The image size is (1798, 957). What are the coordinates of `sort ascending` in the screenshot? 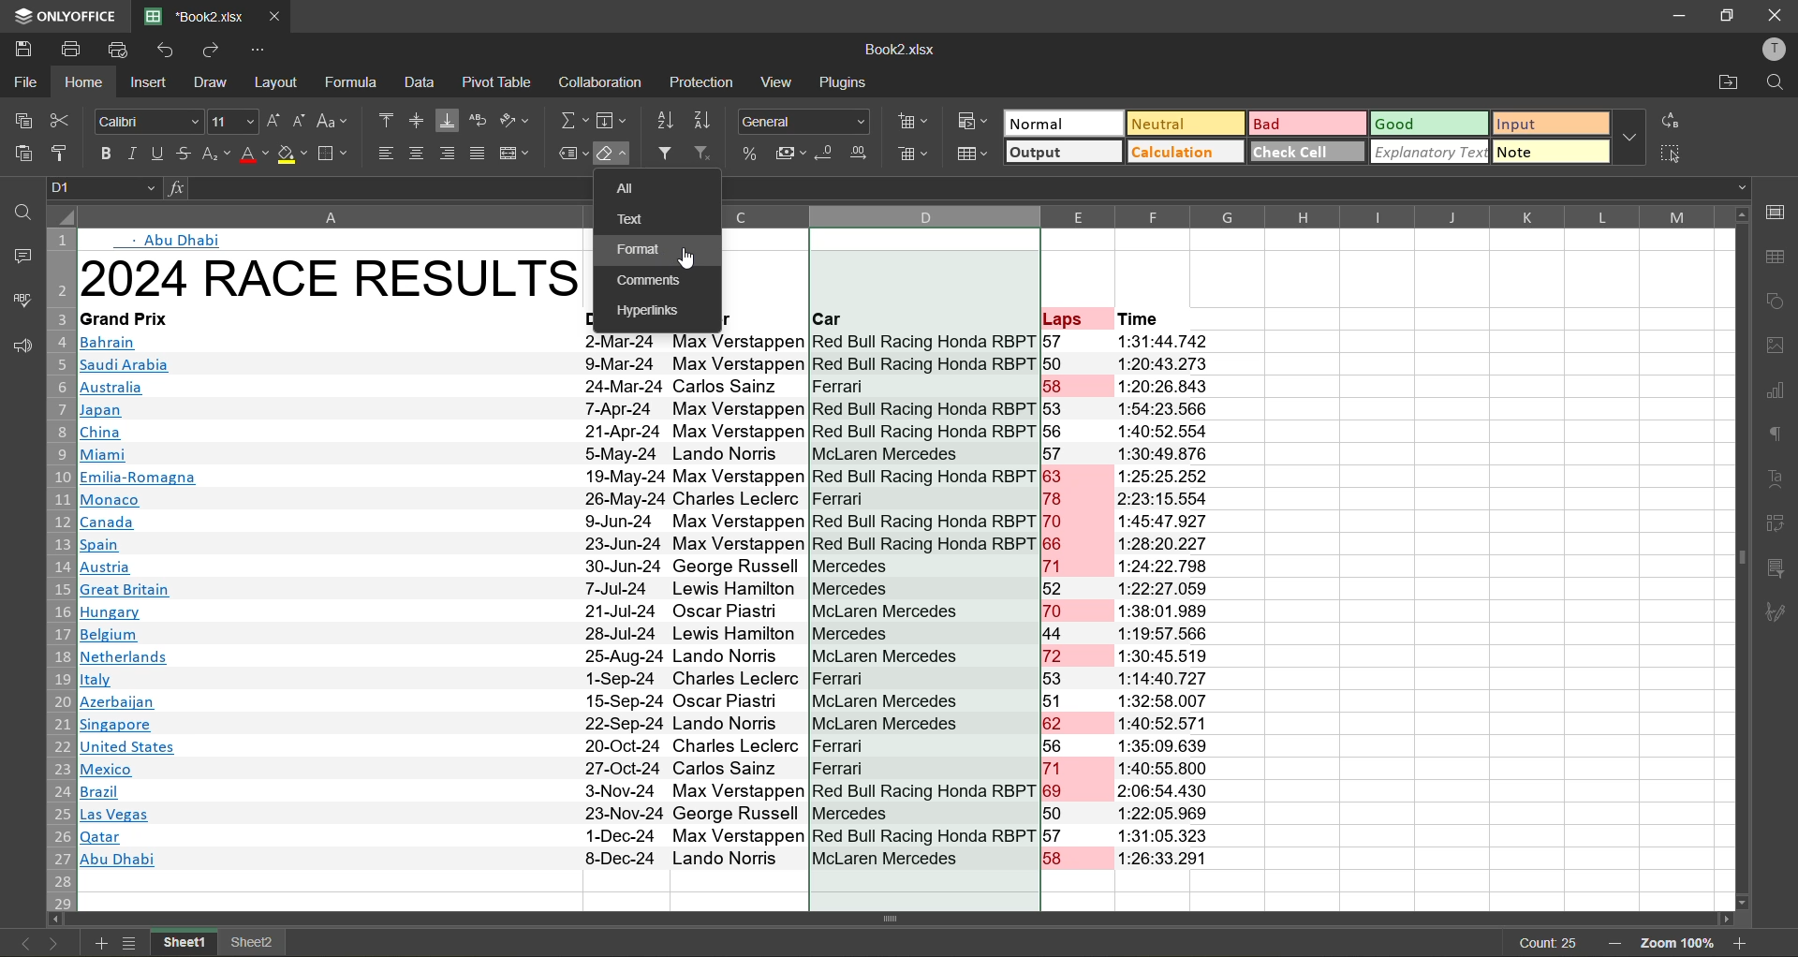 It's located at (668, 122).